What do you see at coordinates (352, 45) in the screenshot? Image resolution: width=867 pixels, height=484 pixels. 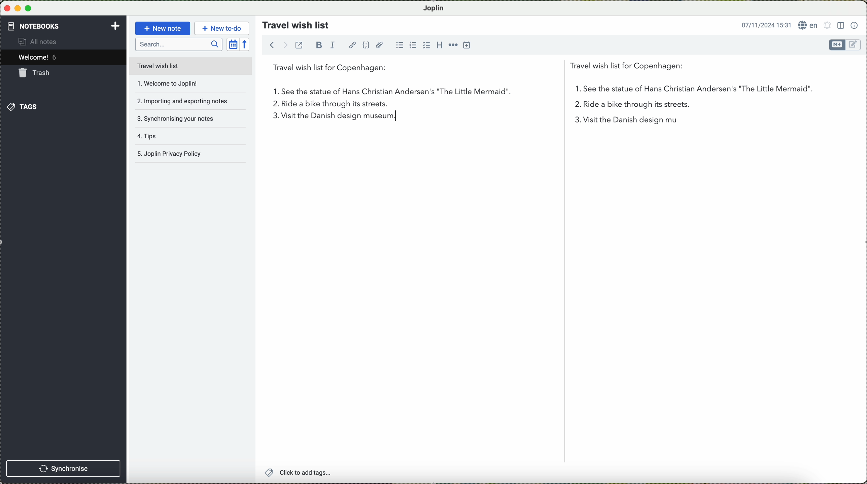 I see `hyperlink` at bounding box center [352, 45].